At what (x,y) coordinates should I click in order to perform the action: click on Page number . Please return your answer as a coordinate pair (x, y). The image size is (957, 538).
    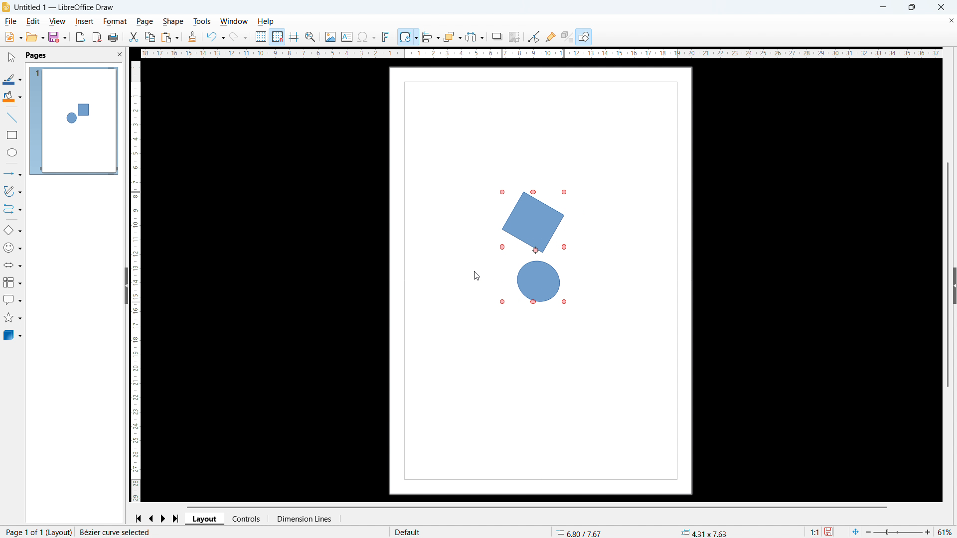
    Looking at the image, I should click on (38, 532).